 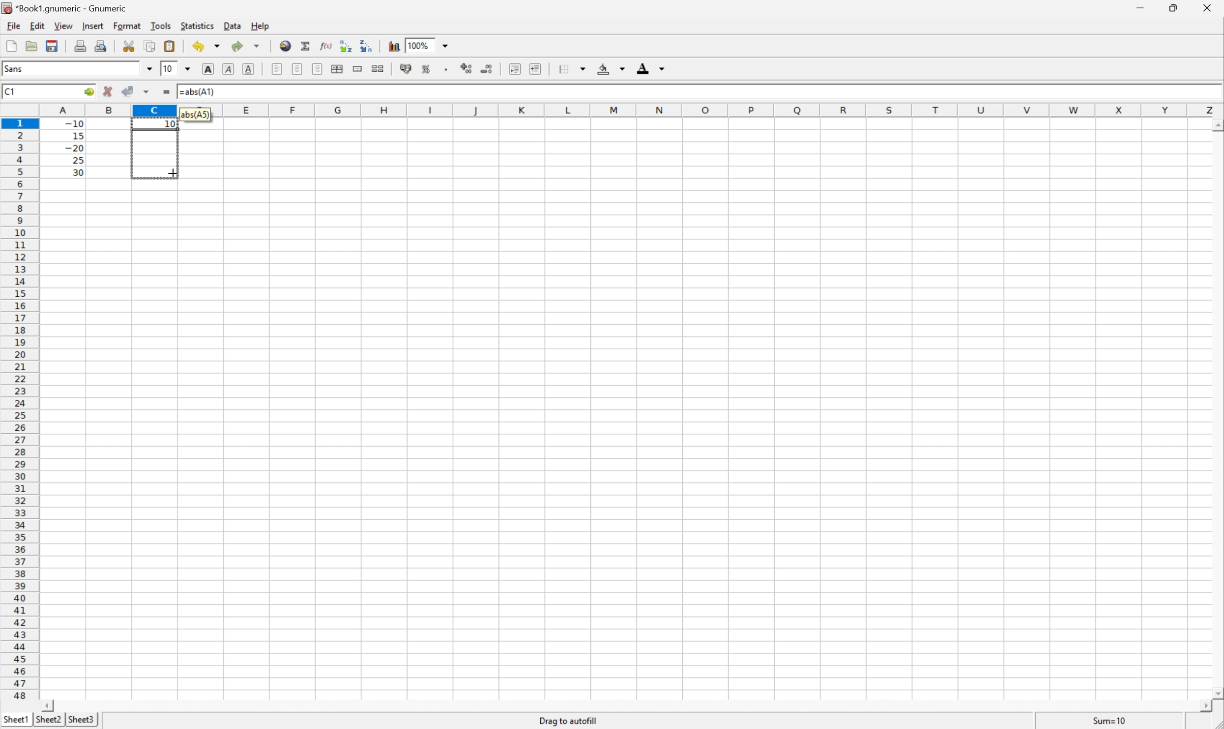 What do you see at coordinates (131, 46) in the screenshot?
I see `Cut the selection` at bounding box center [131, 46].